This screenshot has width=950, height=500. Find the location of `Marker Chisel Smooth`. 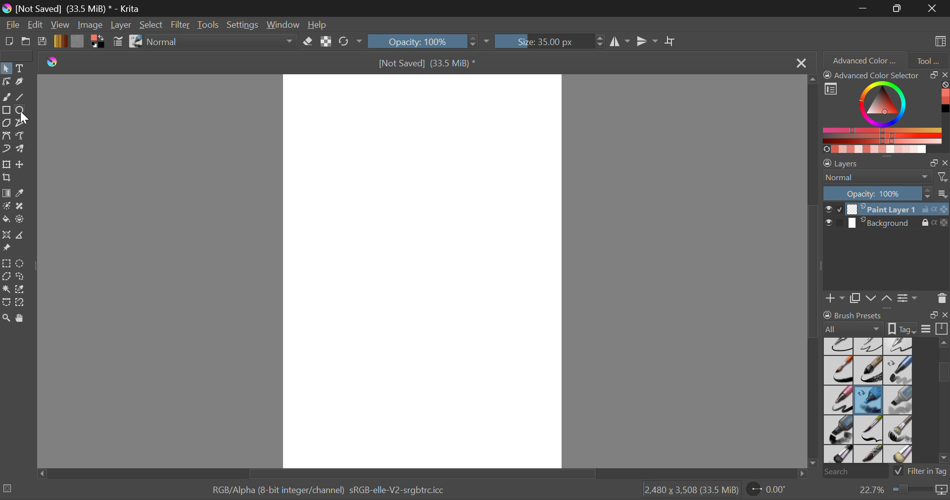

Marker Chisel Smooth is located at coordinates (899, 370).